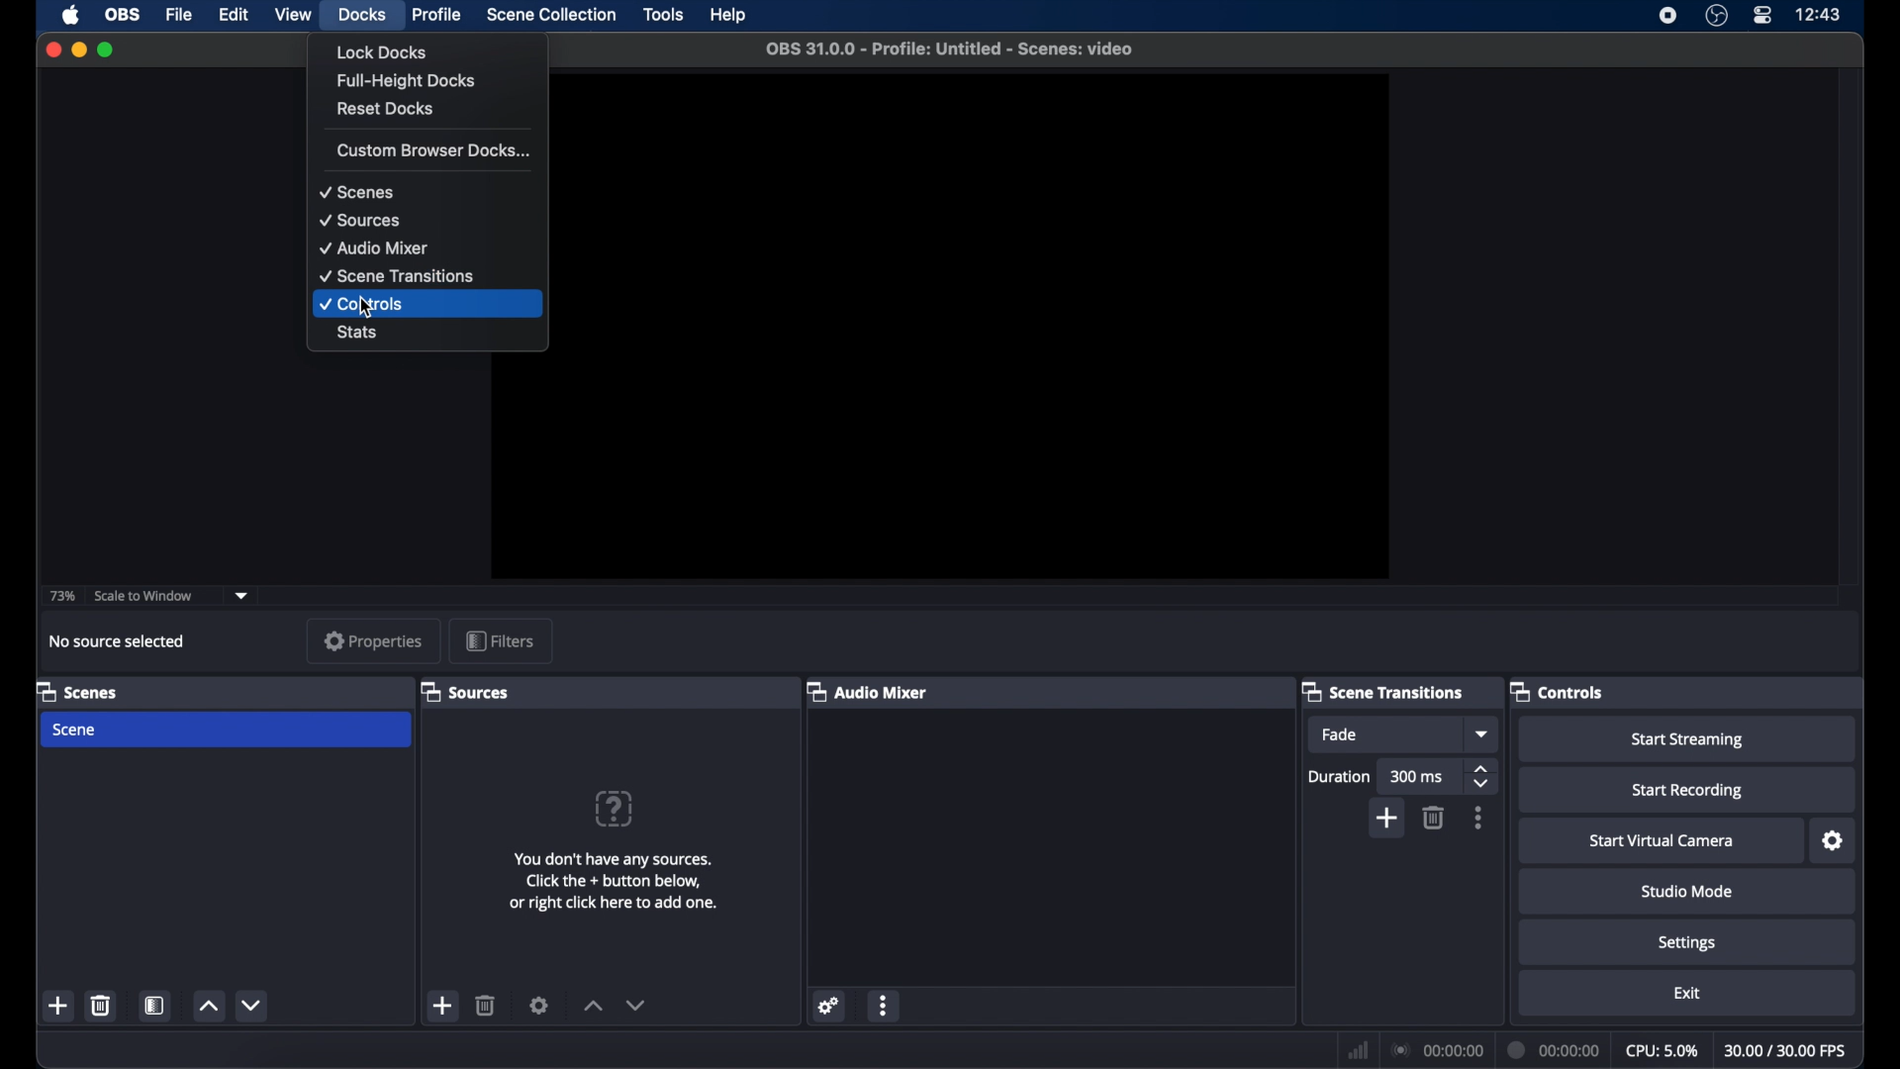  I want to click on settings, so click(1834, 840).